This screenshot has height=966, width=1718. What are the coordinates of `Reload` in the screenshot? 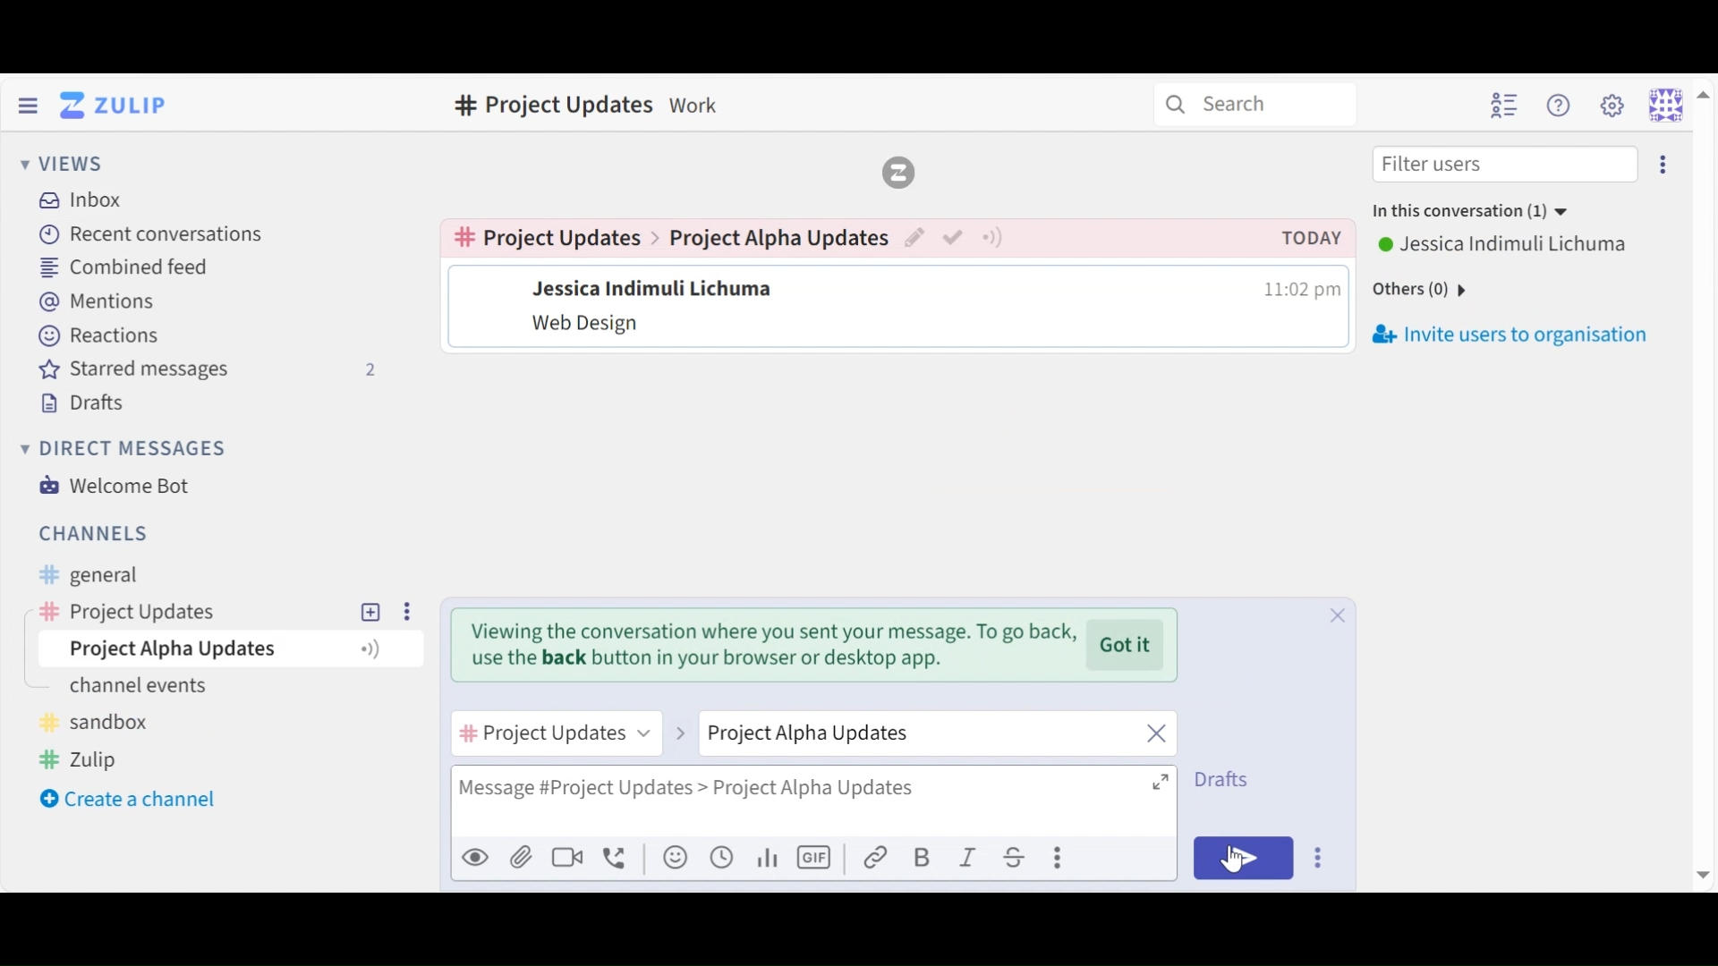 It's located at (900, 170).